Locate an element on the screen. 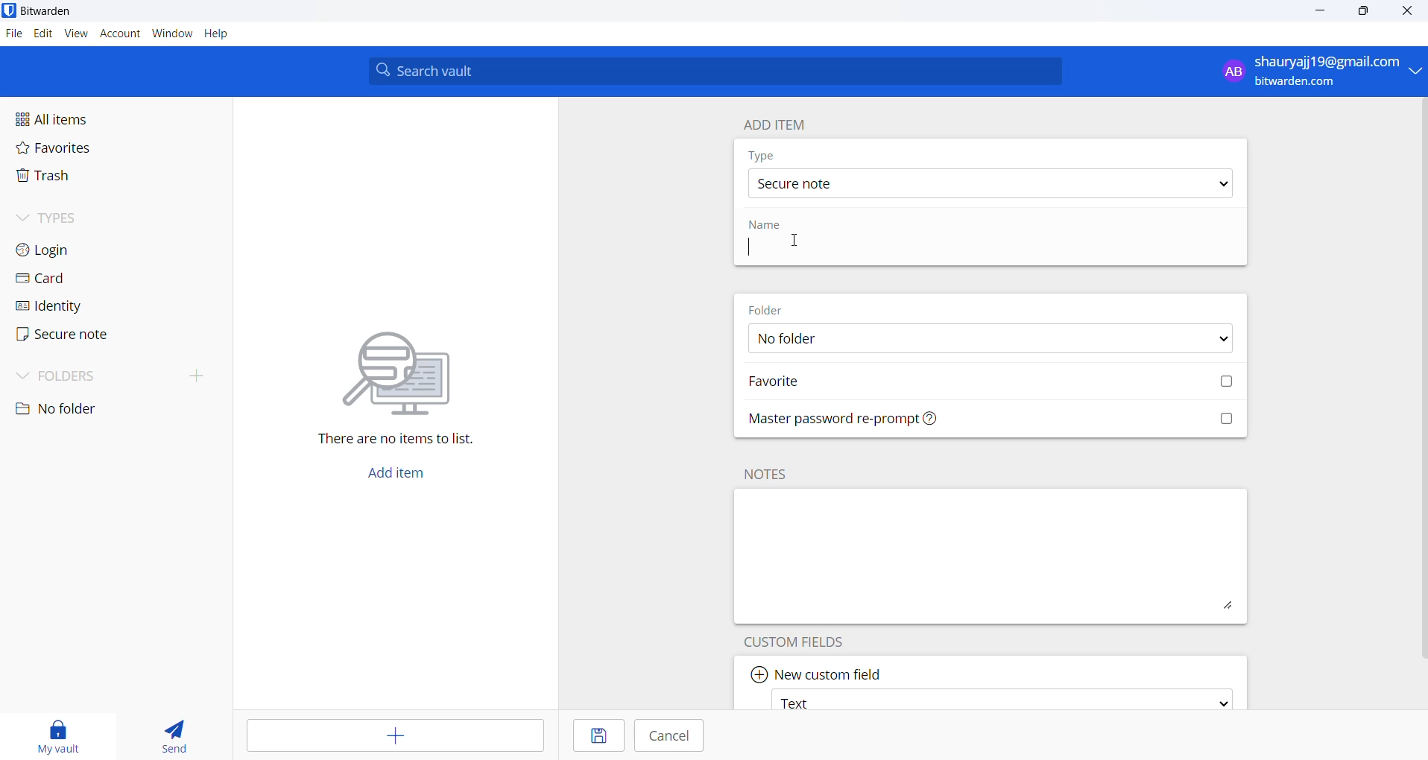 This screenshot has width=1428, height=760. name is located at coordinates (769, 226).